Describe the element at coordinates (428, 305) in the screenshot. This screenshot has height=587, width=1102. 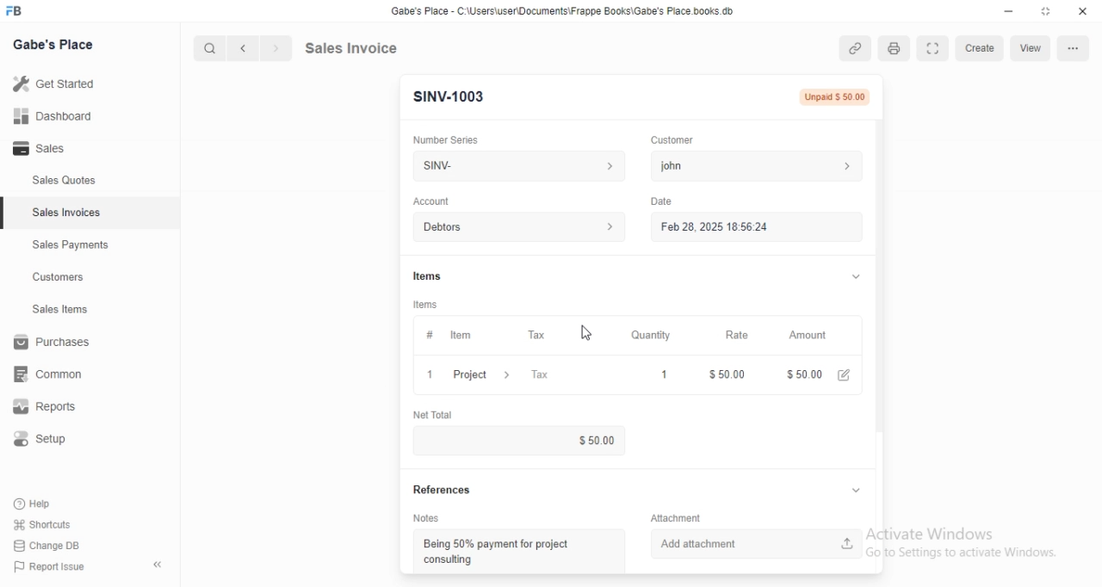
I see `tems` at that location.